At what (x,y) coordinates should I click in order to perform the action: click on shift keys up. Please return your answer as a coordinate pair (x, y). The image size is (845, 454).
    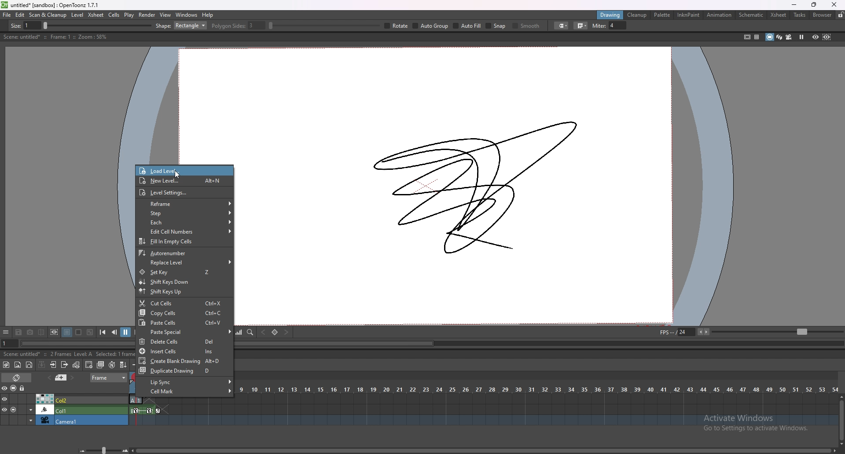
    Looking at the image, I should click on (184, 292).